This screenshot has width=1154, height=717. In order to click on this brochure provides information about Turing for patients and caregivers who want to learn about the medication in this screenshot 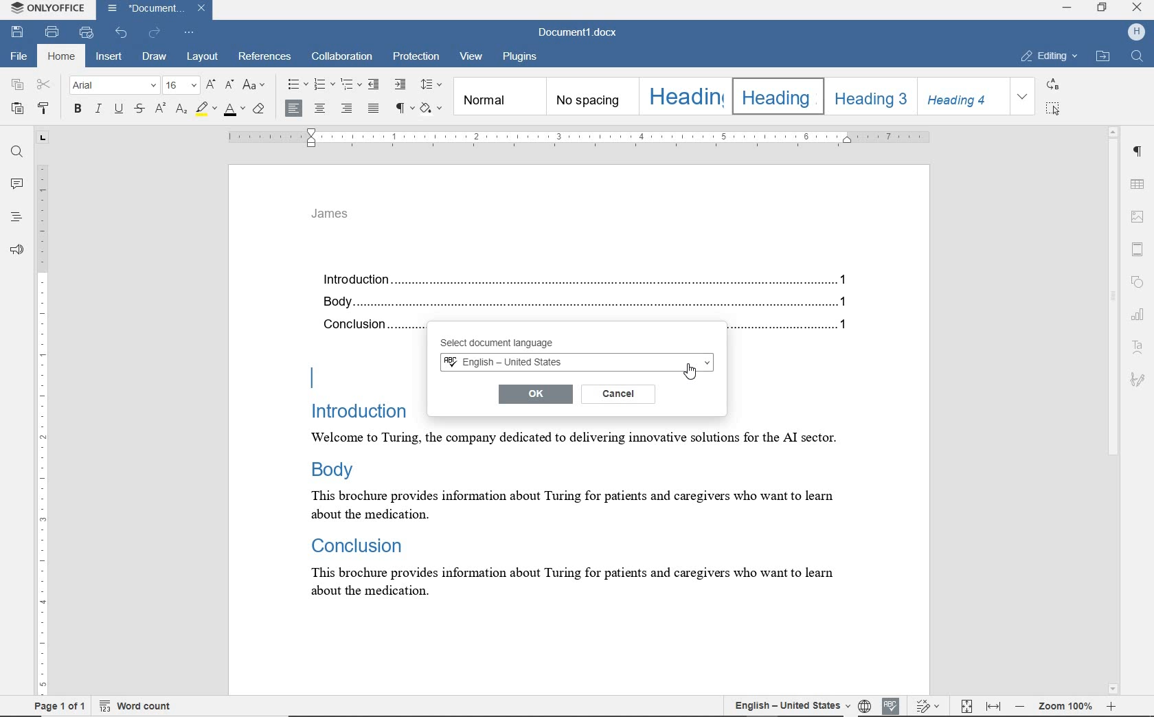, I will do `click(582, 583)`.